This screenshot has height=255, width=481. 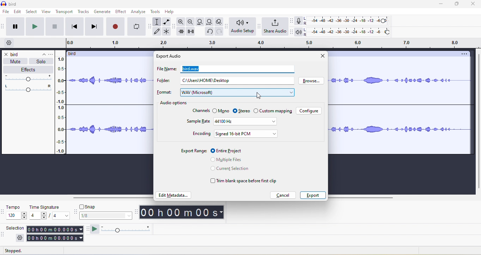 What do you see at coordinates (463, 54) in the screenshot?
I see `option` at bounding box center [463, 54].